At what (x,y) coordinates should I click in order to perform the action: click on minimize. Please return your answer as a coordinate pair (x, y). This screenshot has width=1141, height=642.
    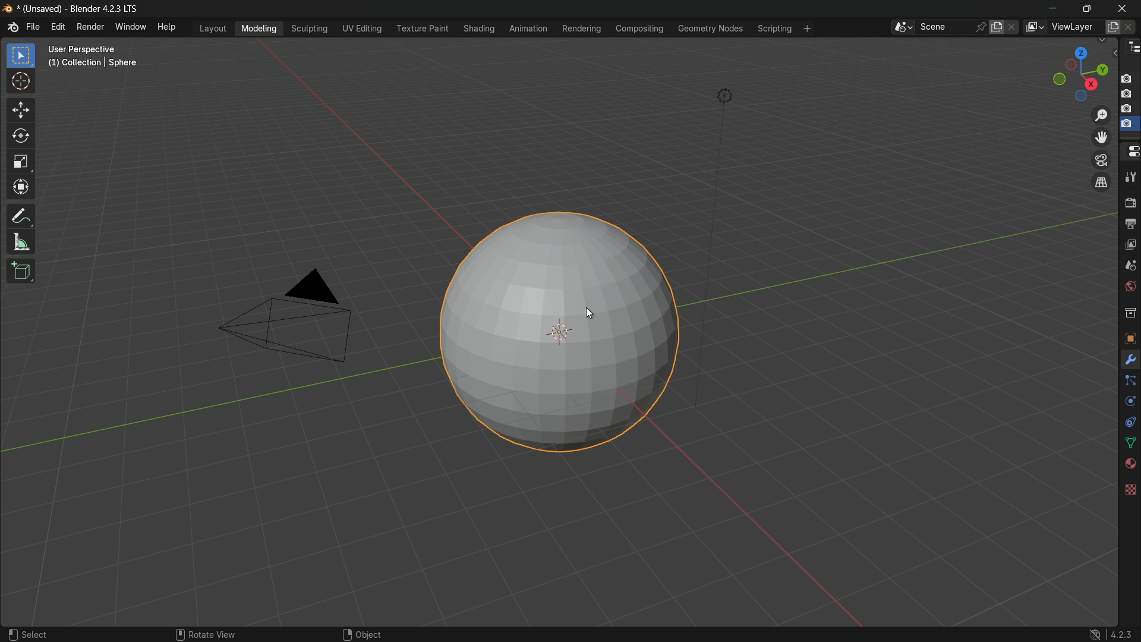
    Looking at the image, I should click on (1050, 9).